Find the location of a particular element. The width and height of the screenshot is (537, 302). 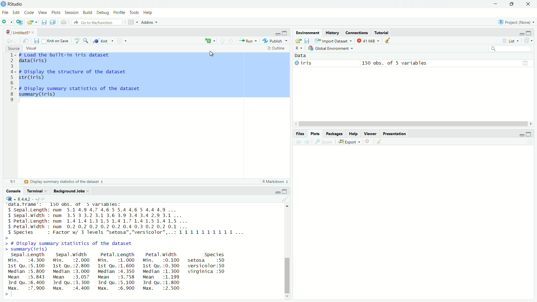

Scroll Up is located at coordinates (288, 205).